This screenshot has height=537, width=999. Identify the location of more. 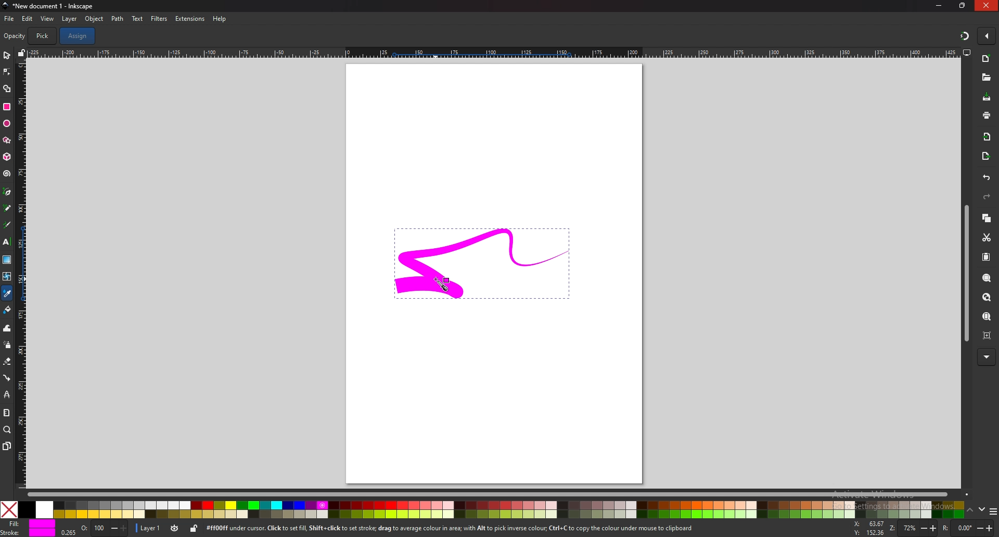
(987, 357).